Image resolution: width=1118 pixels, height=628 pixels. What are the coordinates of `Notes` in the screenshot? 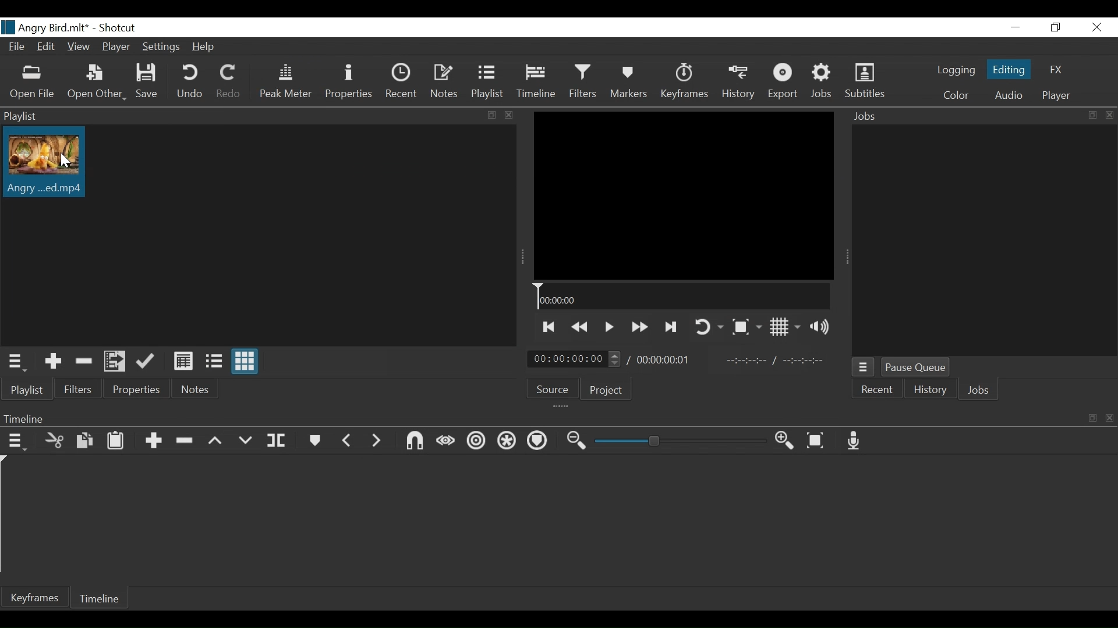 It's located at (444, 82).